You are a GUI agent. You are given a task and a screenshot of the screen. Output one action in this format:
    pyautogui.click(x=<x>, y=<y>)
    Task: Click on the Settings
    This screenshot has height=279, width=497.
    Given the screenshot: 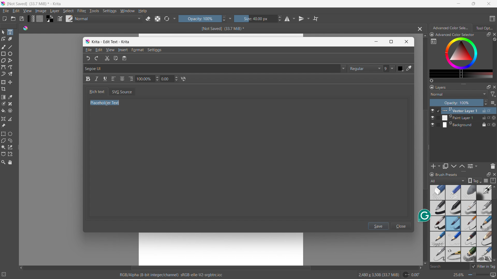 What is the action you would take?
    pyautogui.click(x=156, y=50)
    